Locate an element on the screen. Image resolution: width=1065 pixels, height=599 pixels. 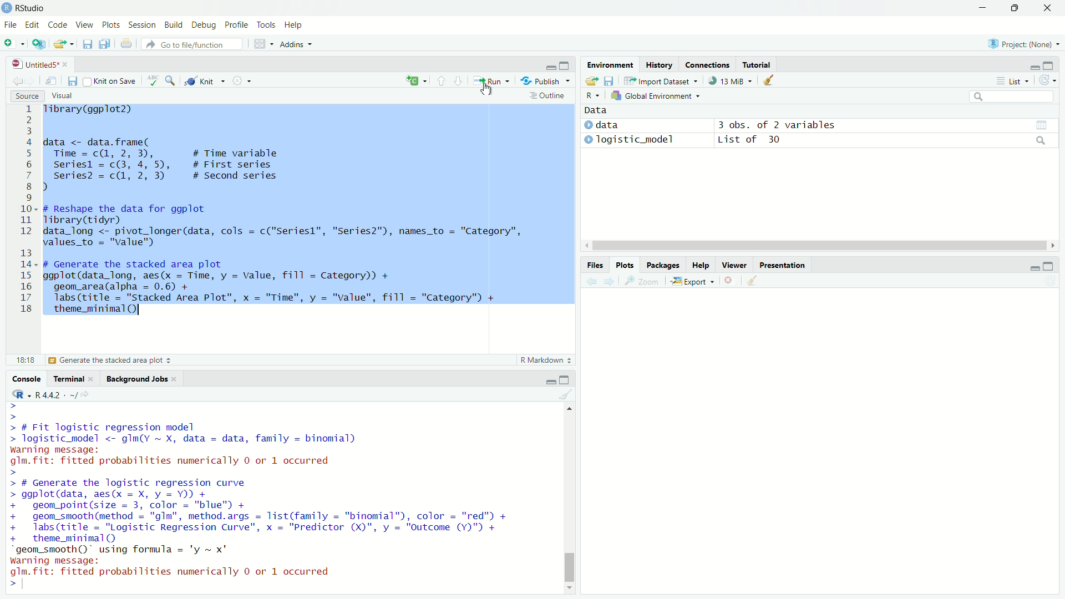
minimise is located at coordinates (981, 8).